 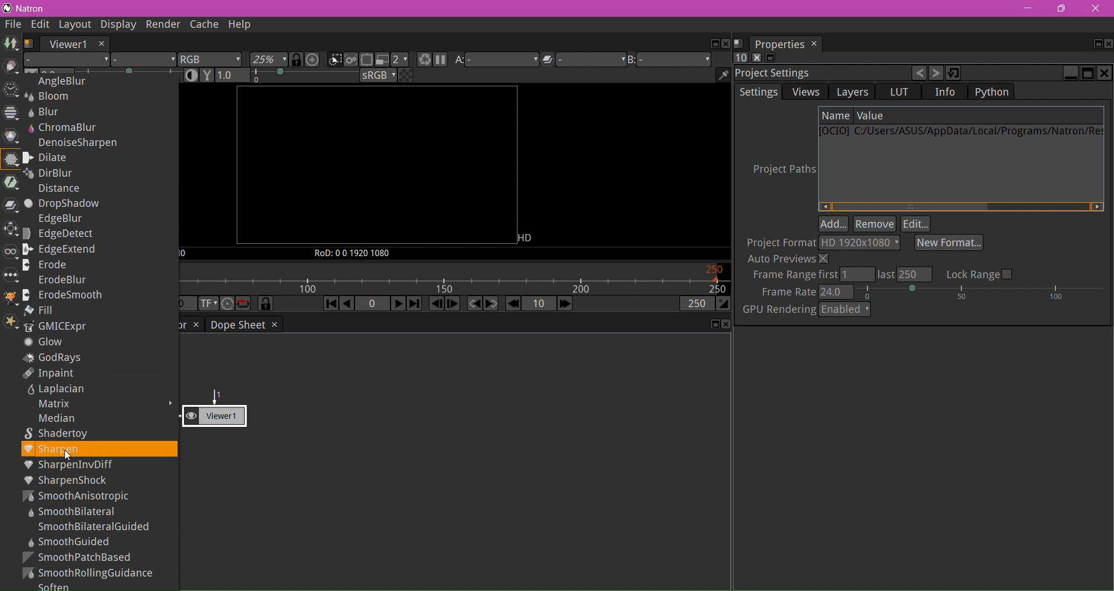 I want to click on Matrix, so click(x=49, y=405).